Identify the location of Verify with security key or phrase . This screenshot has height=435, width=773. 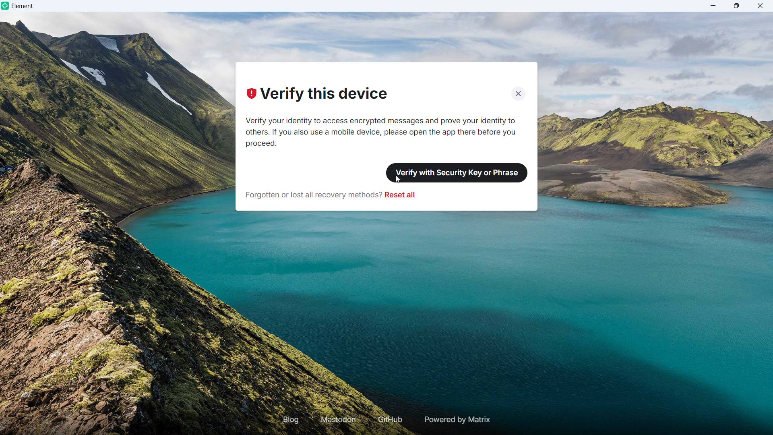
(458, 172).